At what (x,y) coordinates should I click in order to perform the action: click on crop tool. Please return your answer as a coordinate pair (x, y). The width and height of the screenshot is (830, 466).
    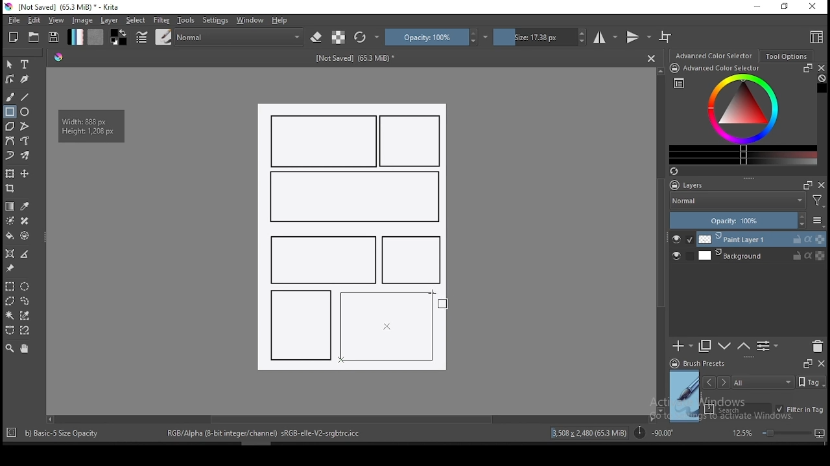
    Looking at the image, I should click on (12, 190).